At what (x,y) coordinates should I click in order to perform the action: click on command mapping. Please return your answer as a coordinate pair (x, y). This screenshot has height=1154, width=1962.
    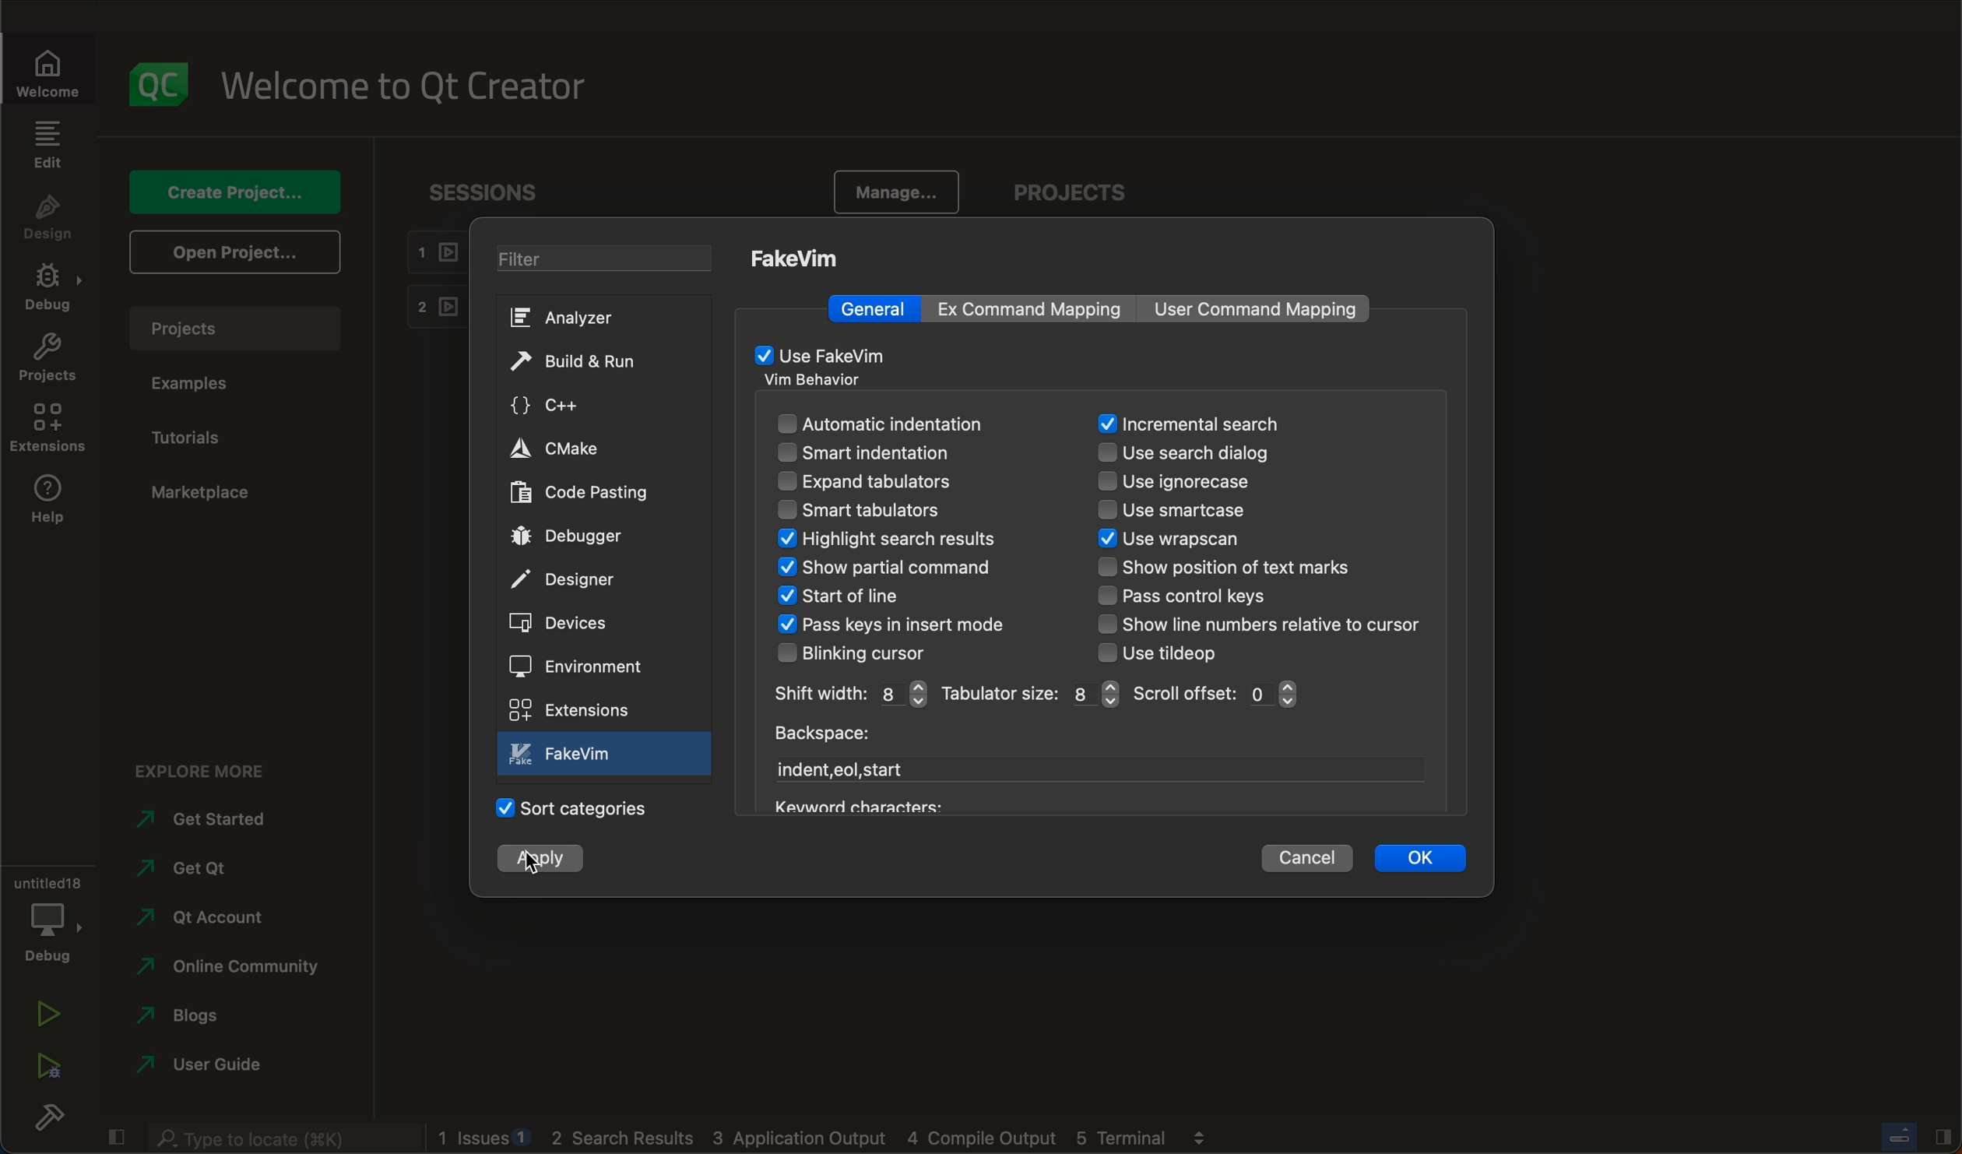
    Looking at the image, I should click on (1259, 310).